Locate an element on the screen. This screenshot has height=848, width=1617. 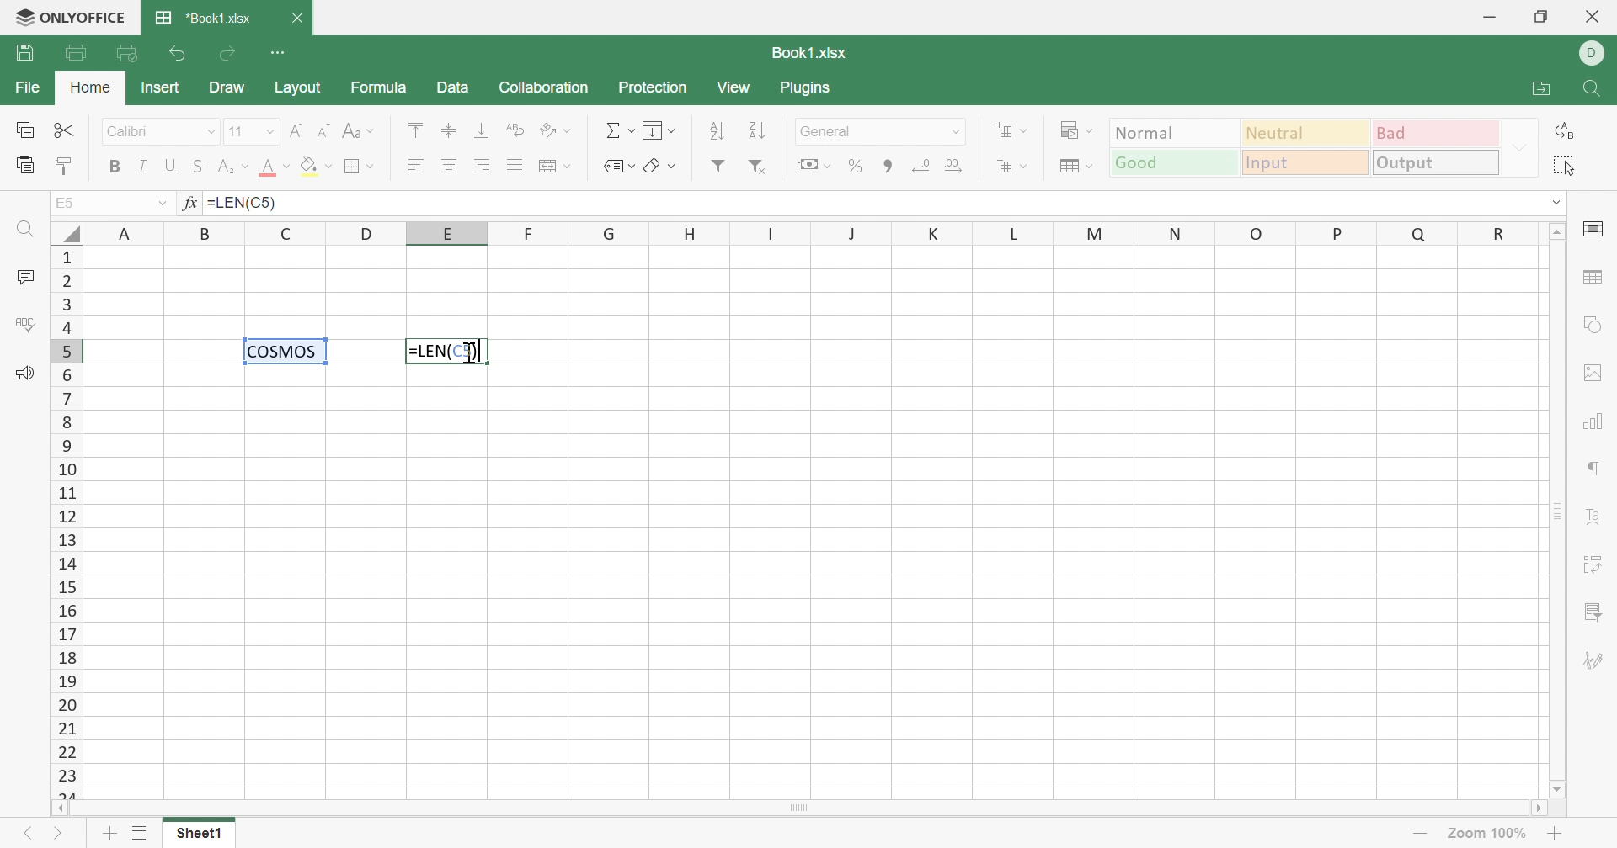
Comments is located at coordinates (24, 276).